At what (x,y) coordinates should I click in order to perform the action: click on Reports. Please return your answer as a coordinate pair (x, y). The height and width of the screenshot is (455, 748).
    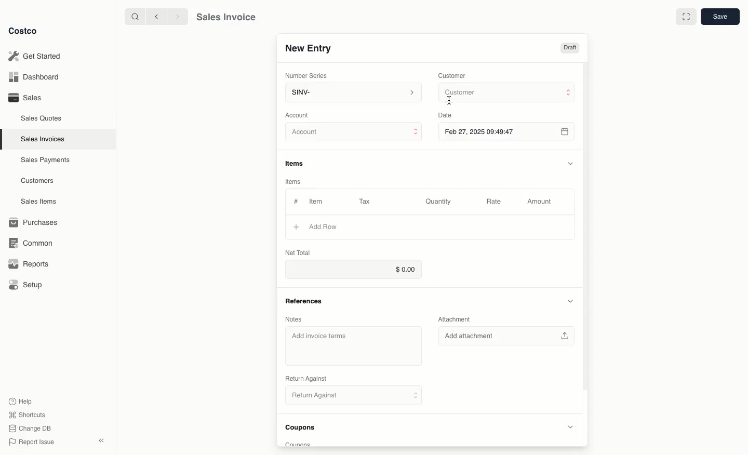
    Looking at the image, I should click on (27, 264).